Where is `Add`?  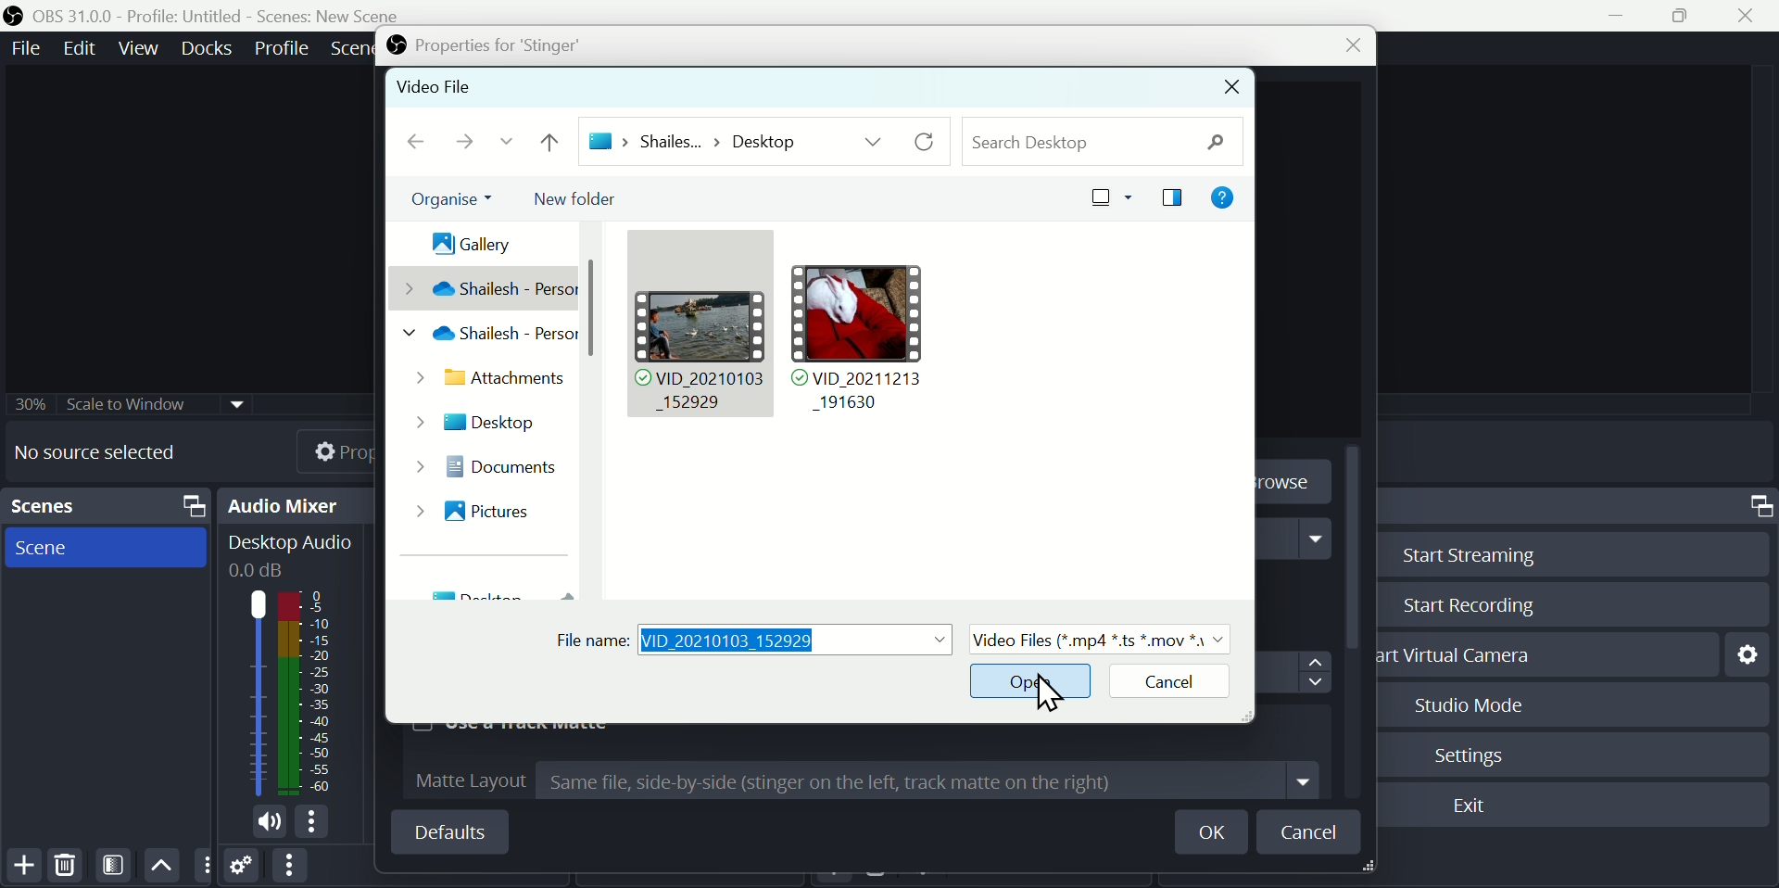 Add is located at coordinates (24, 865).